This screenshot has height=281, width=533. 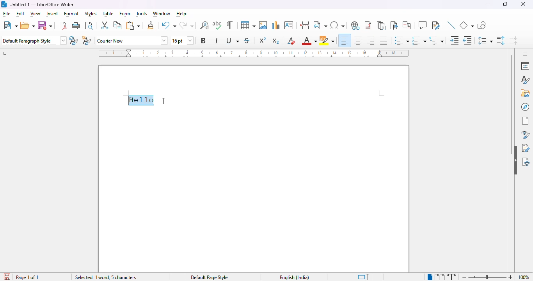 What do you see at coordinates (451, 25) in the screenshot?
I see `insert line` at bounding box center [451, 25].